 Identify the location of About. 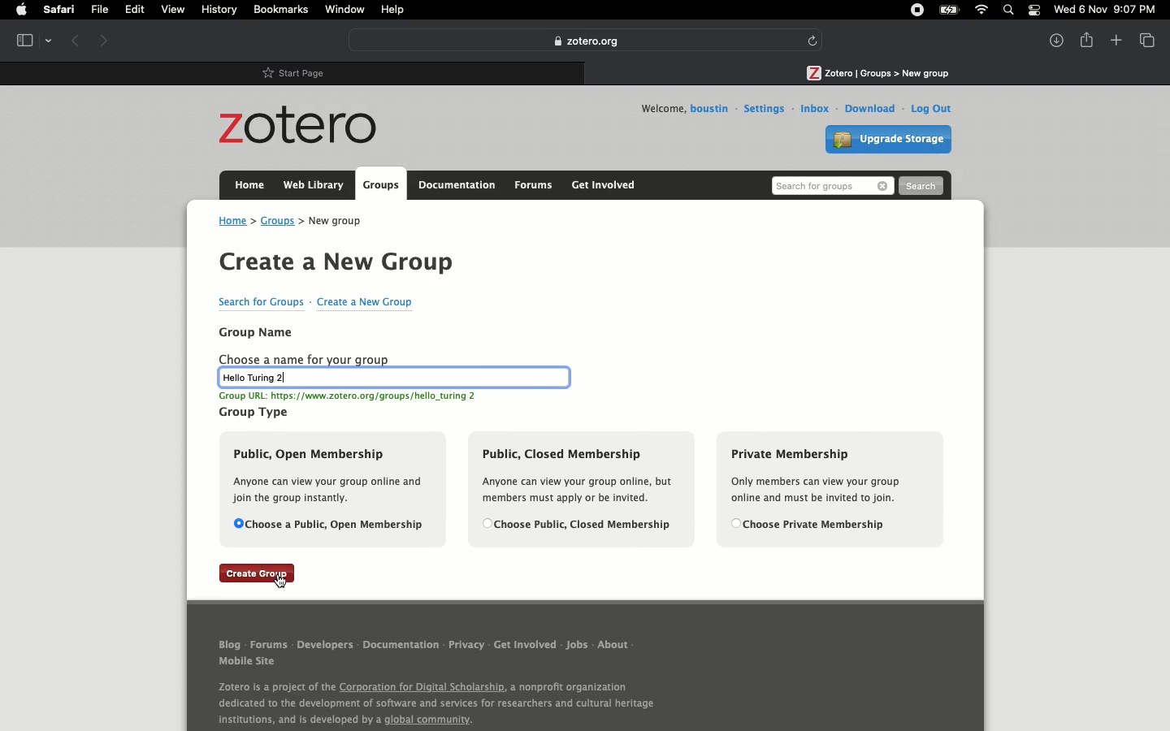
(614, 643).